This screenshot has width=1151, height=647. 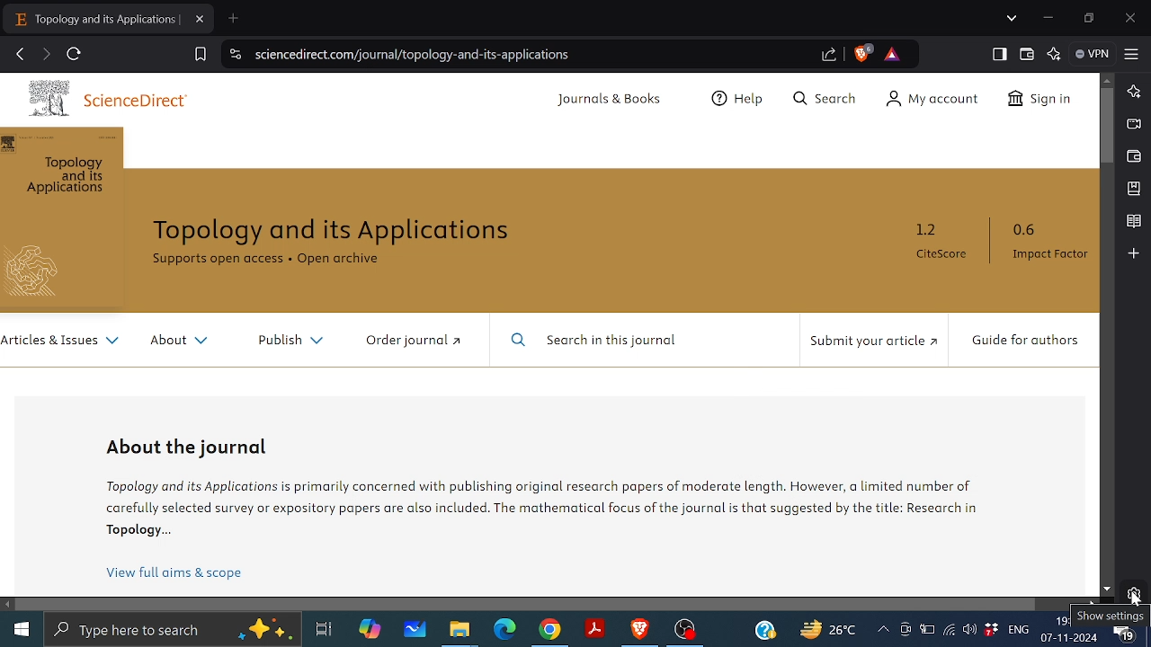 I want to click on Meet now, so click(x=906, y=634).